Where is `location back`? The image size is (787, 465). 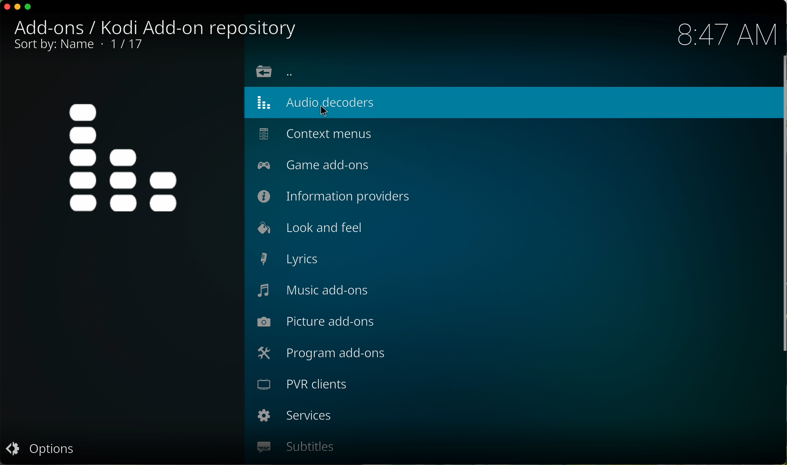
location back is located at coordinates (276, 71).